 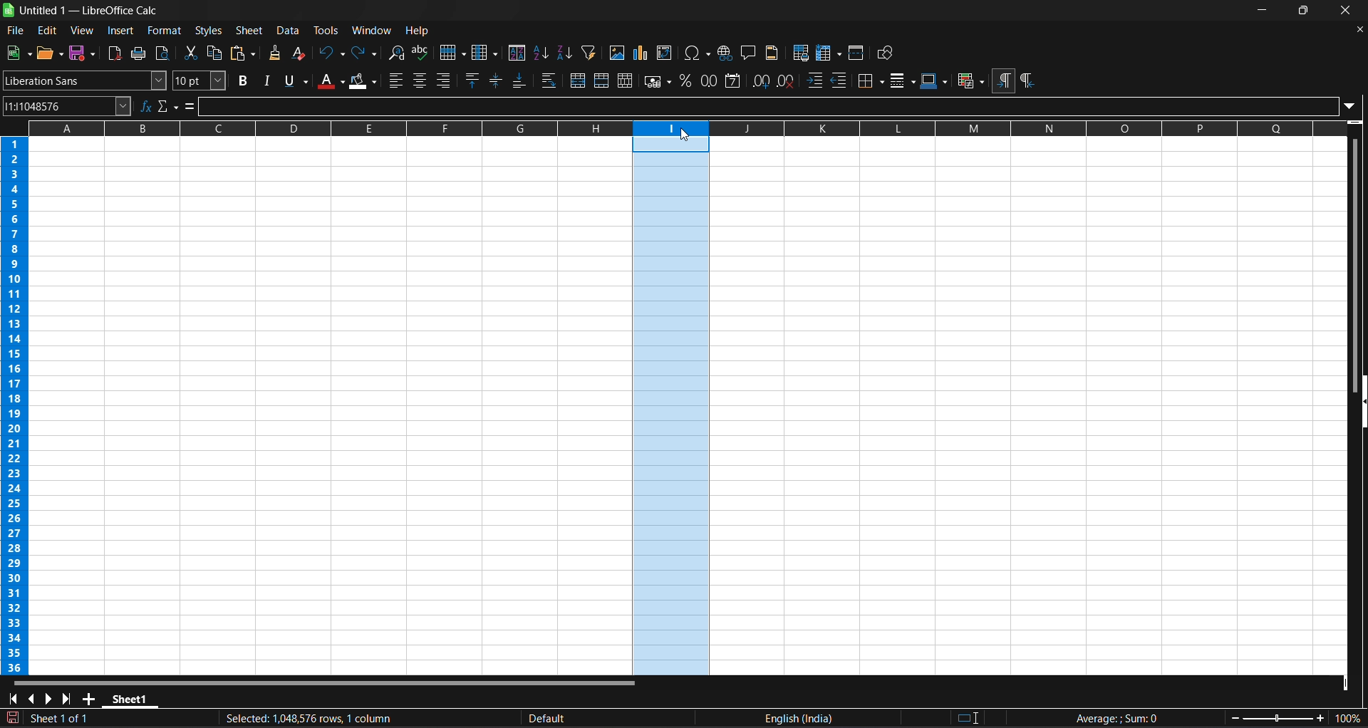 I want to click on file, so click(x=16, y=31).